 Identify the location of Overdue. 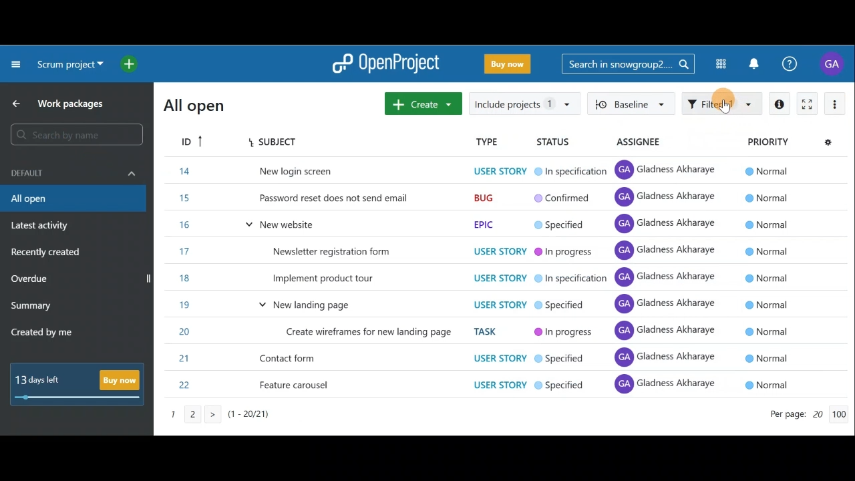
(31, 280).